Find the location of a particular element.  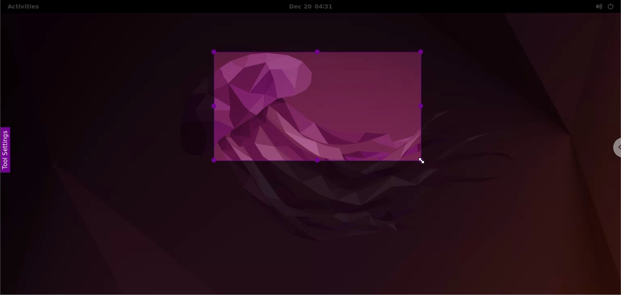

cursor is located at coordinates (425, 162).